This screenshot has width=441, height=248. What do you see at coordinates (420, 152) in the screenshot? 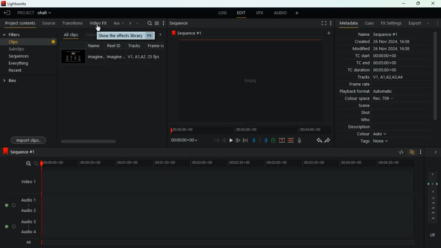
I see `more` at bounding box center [420, 152].